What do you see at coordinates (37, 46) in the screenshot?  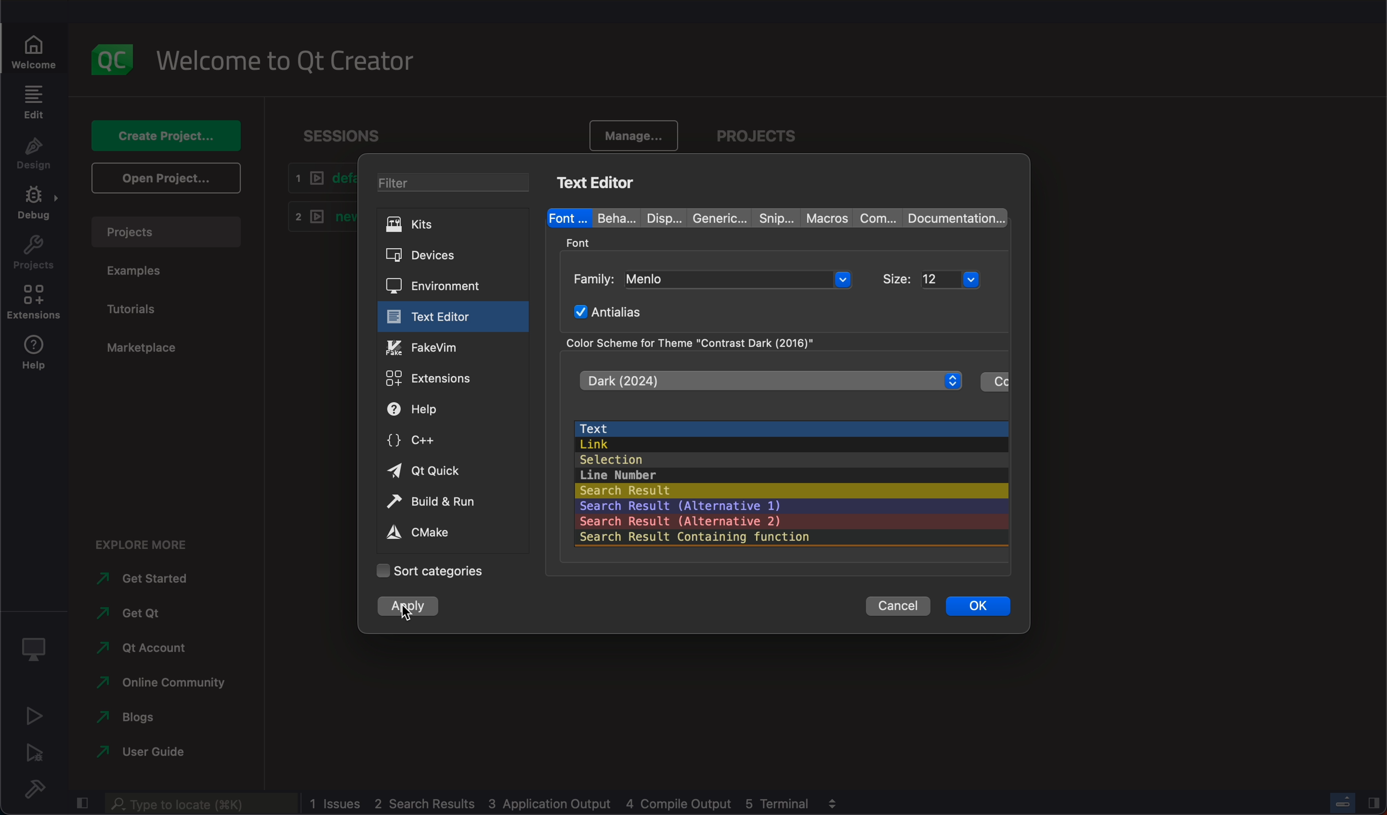 I see `welcome` at bounding box center [37, 46].